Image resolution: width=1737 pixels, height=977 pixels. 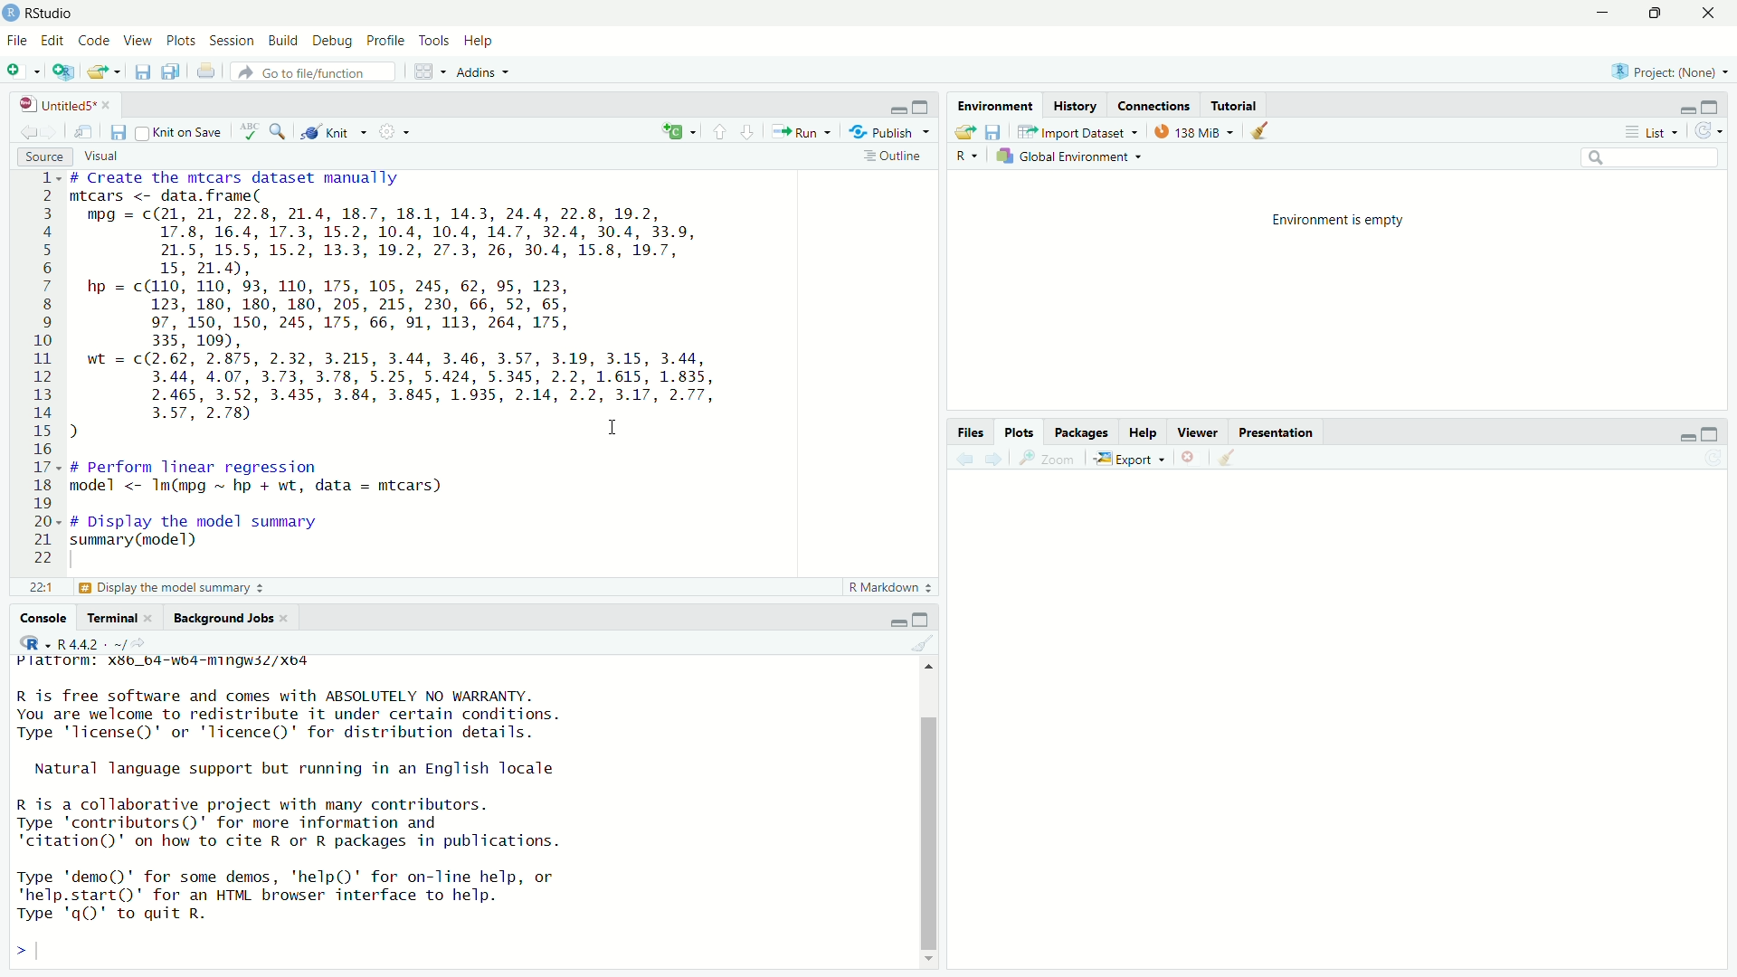 I want to click on list, so click(x=1656, y=132).